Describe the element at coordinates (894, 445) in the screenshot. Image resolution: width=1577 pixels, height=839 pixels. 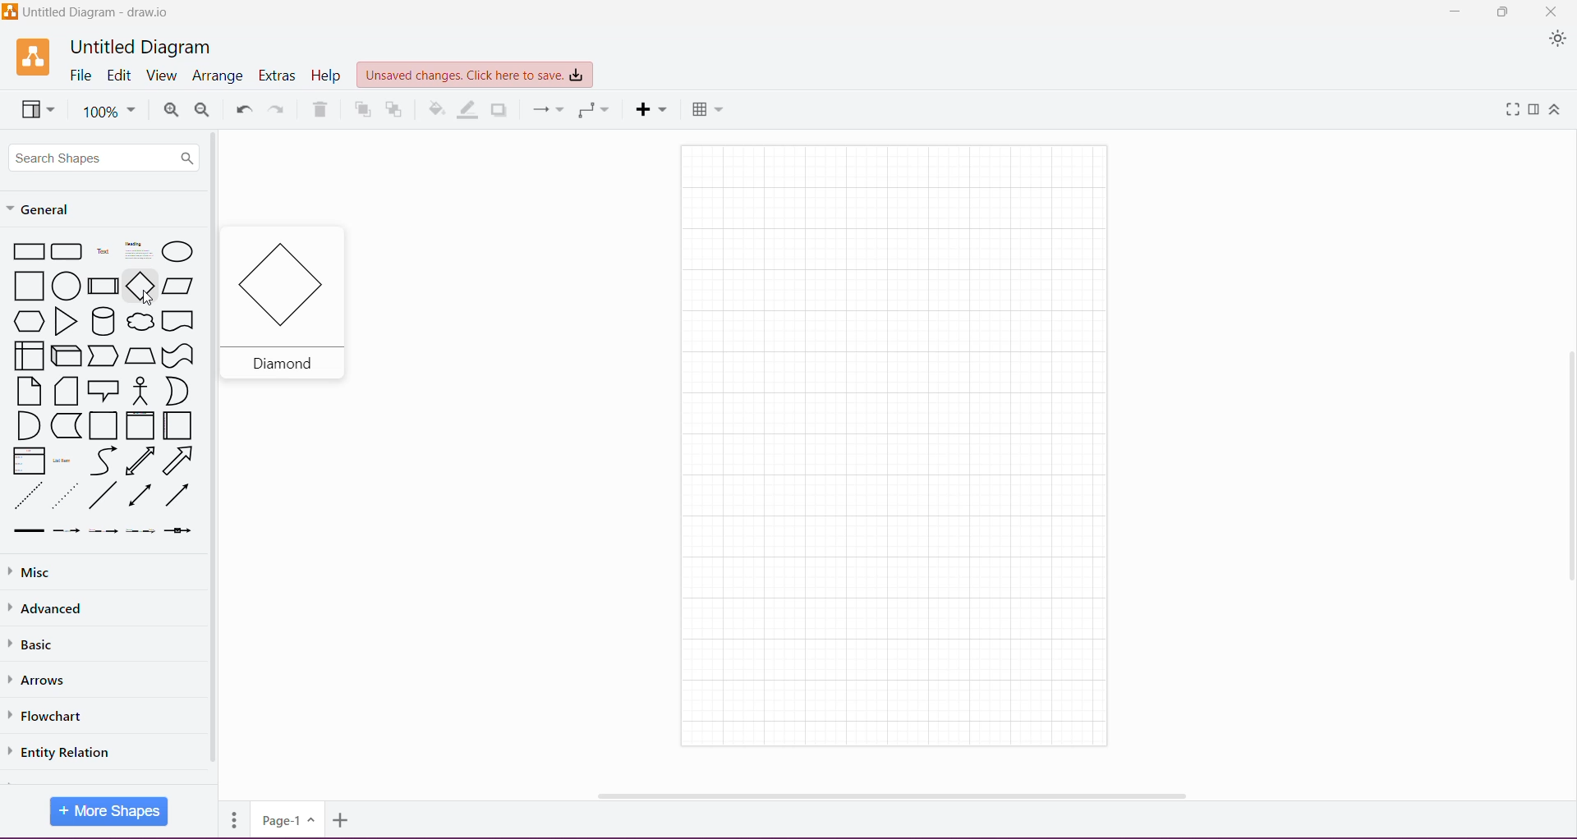
I see `Canvas` at that location.